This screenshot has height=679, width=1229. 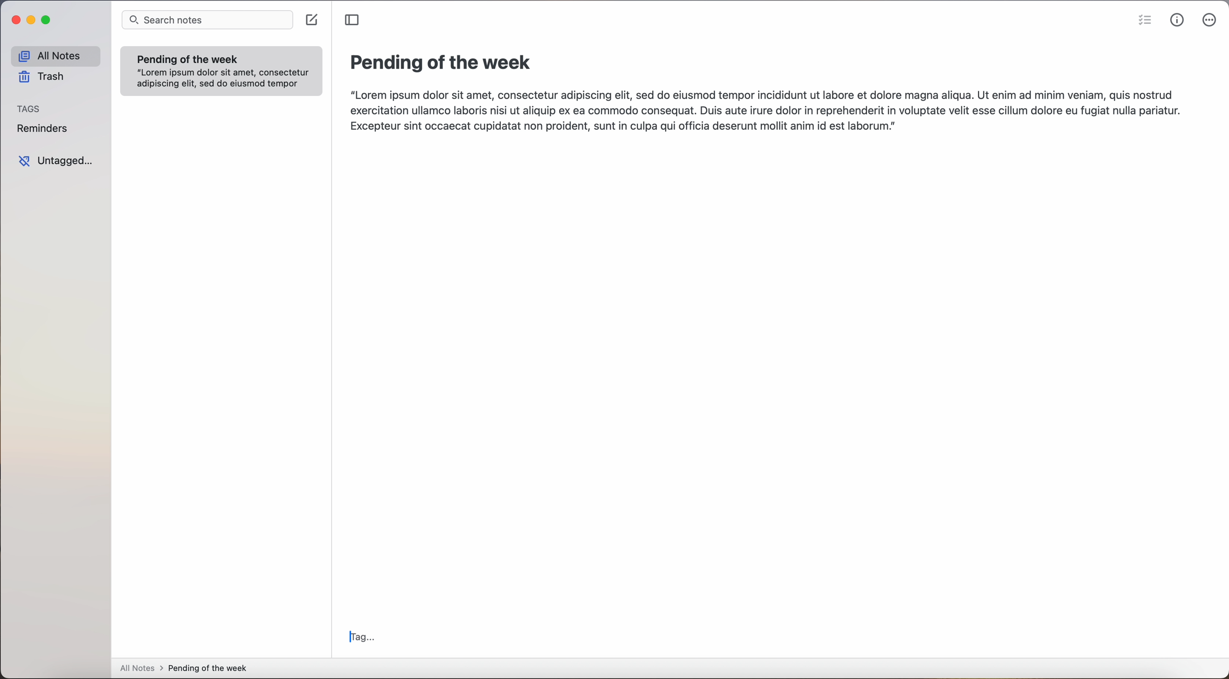 I want to click on check list, so click(x=1145, y=21).